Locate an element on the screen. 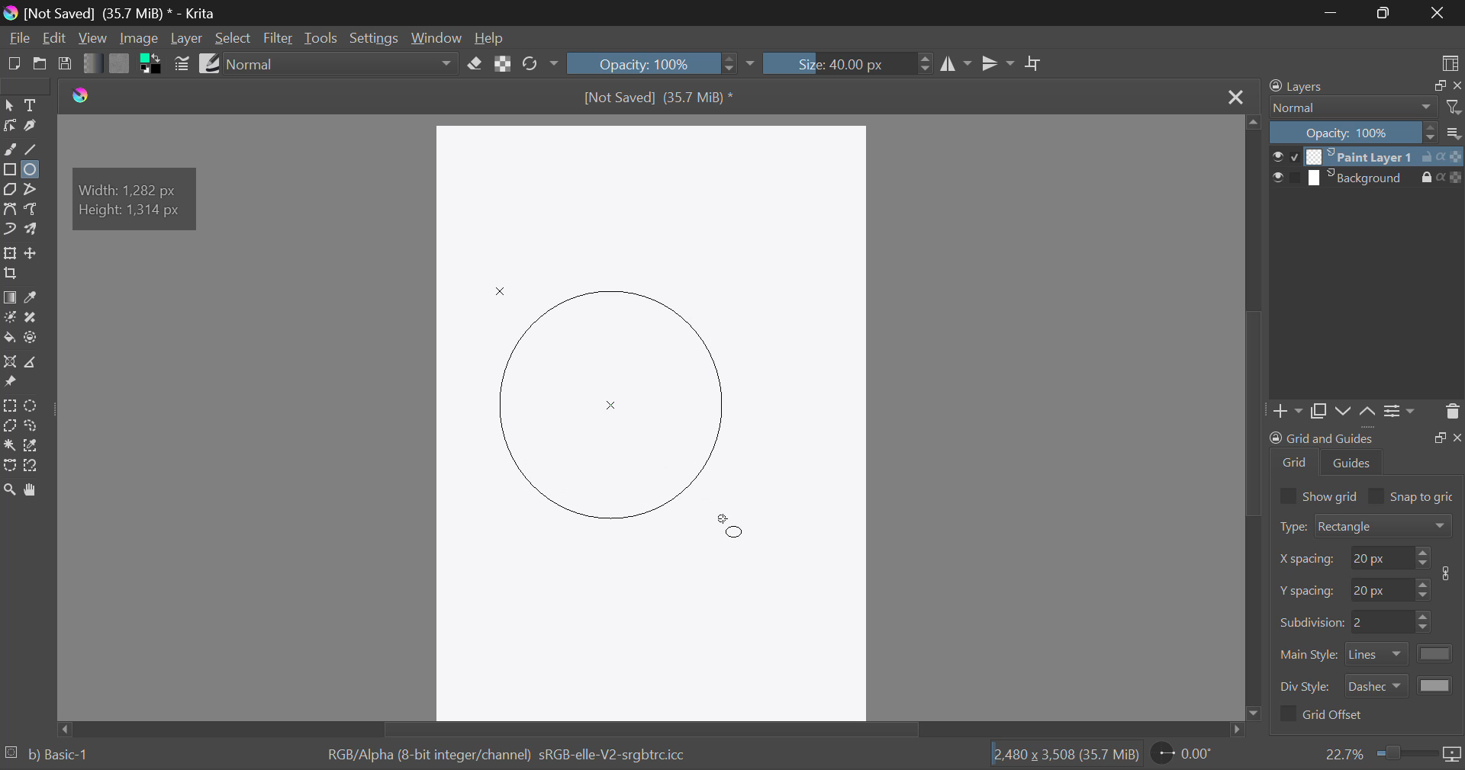 This screenshot has width=1465, height=770. Lock Alpha is located at coordinates (504, 66).